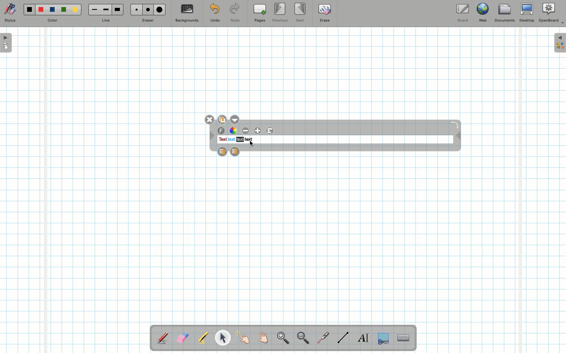 This screenshot has width=566, height=353. Describe the element at coordinates (382, 337) in the screenshot. I see `Selection` at that location.